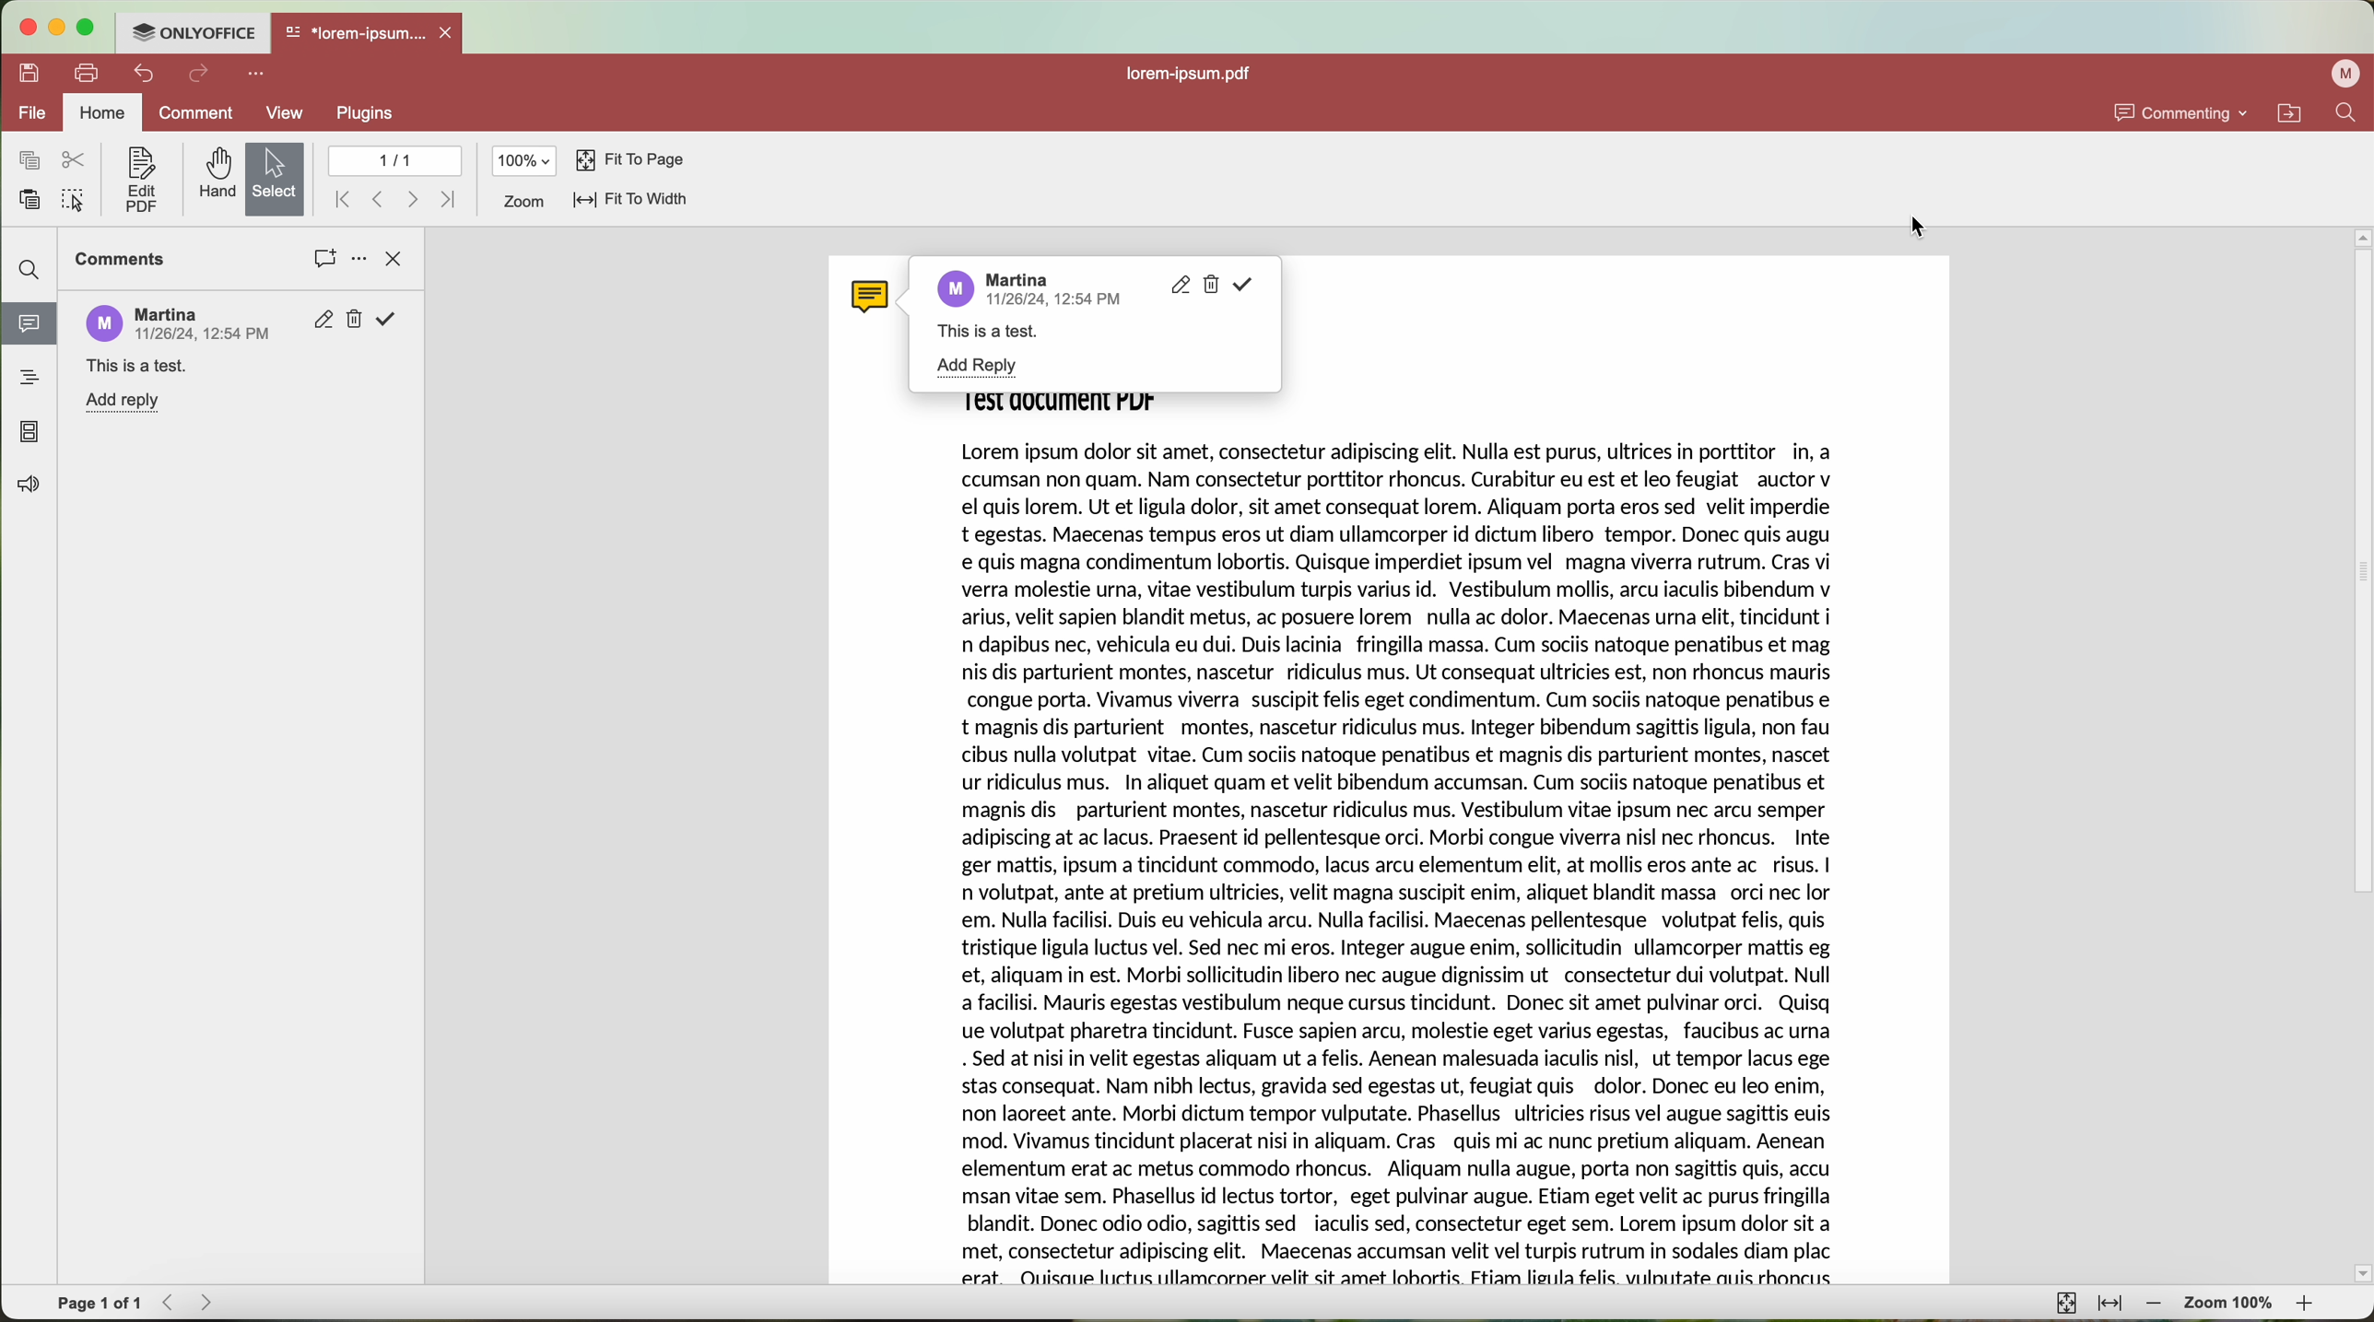 This screenshot has width=2374, height=1322. I want to click on minimize, so click(54, 29).